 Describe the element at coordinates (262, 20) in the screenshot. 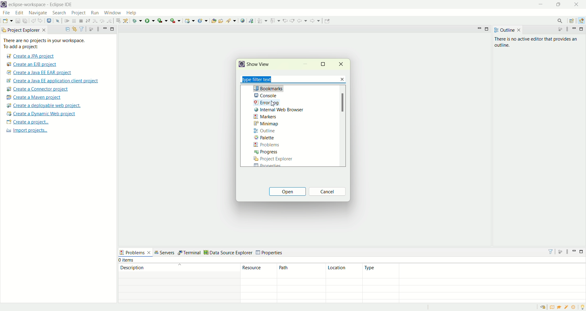

I see `next annotations` at that location.